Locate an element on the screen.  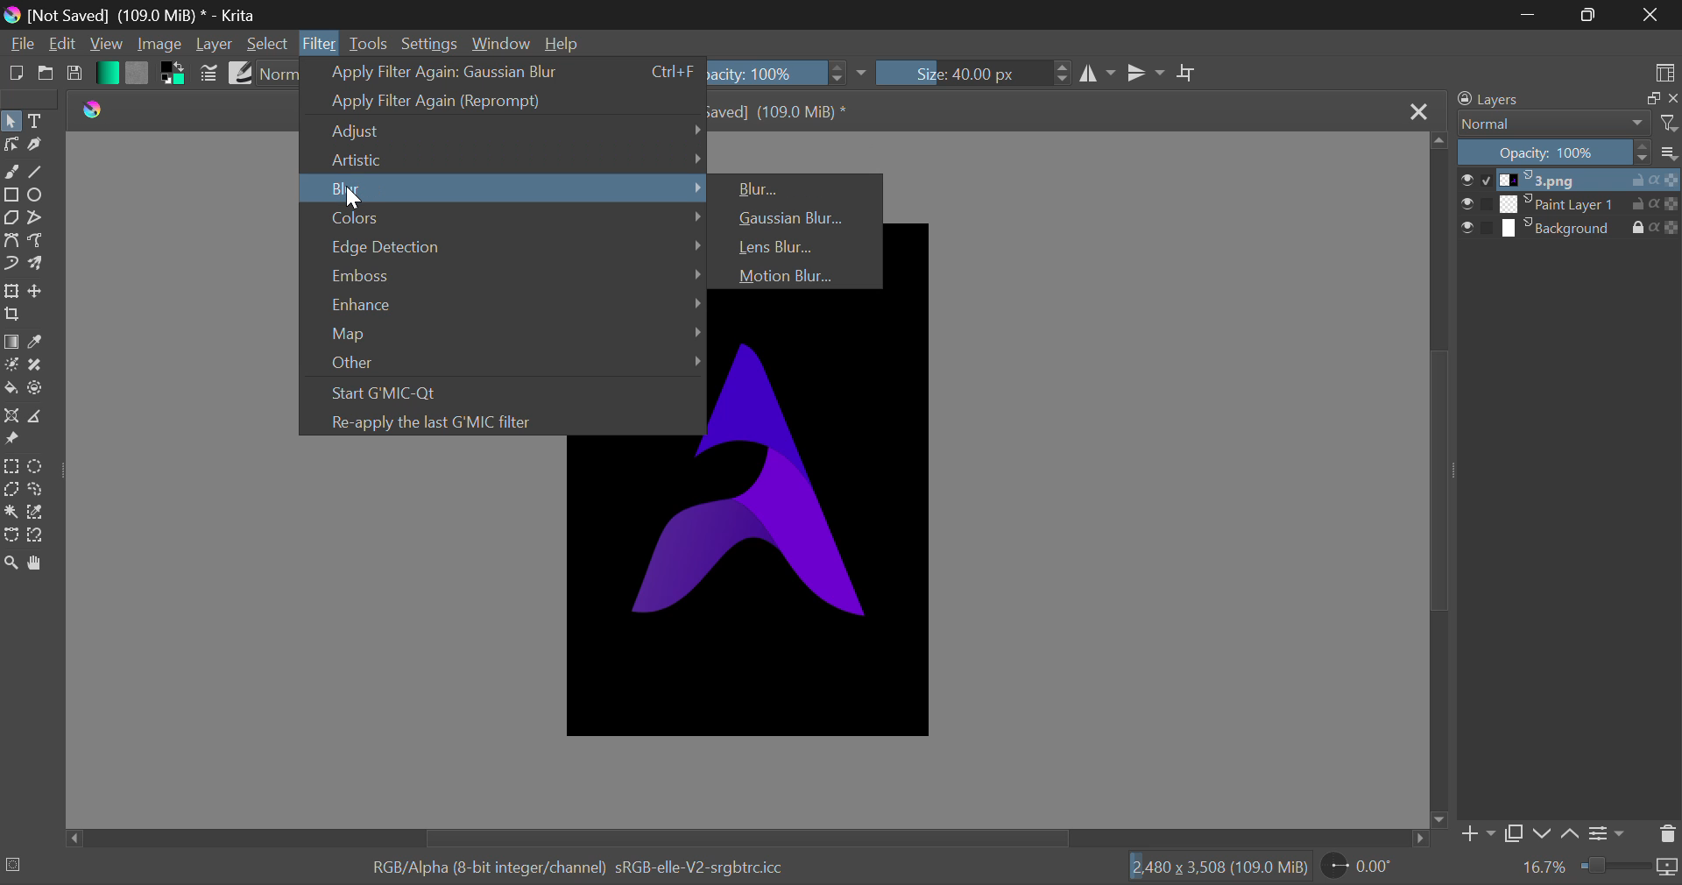
Enhance is located at coordinates (504, 302).